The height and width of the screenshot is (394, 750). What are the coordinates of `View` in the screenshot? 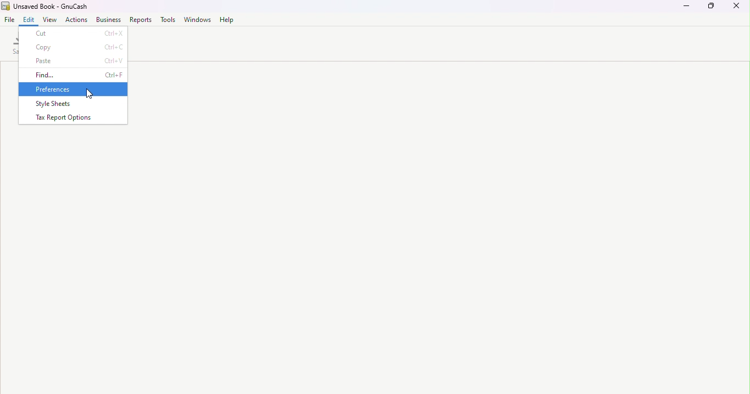 It's located at (51, 20).